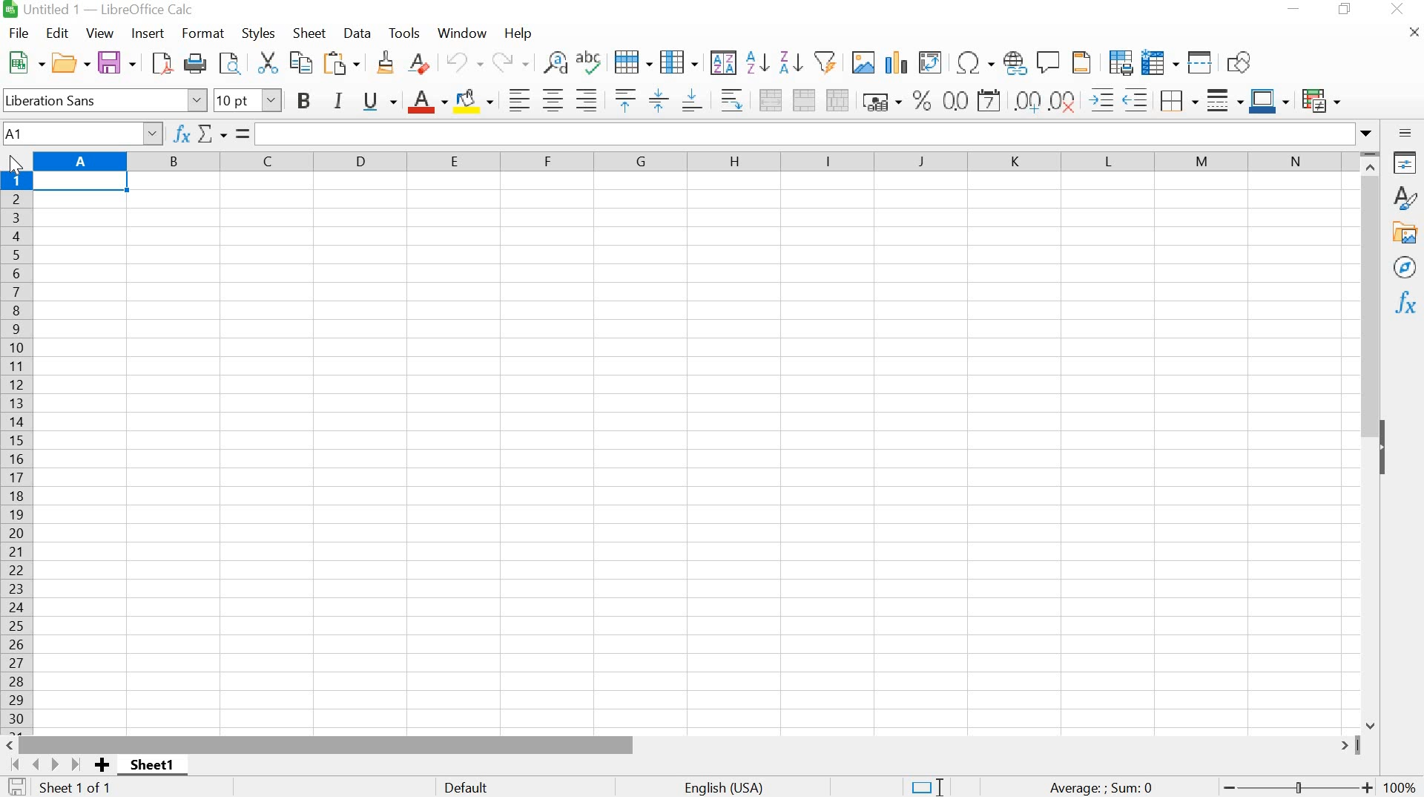 The width and height of the screenshot is (1424, 797). Describe the element at coordinates (1136, 98) in the screenshot. I see `Decrease Indent` at that location.